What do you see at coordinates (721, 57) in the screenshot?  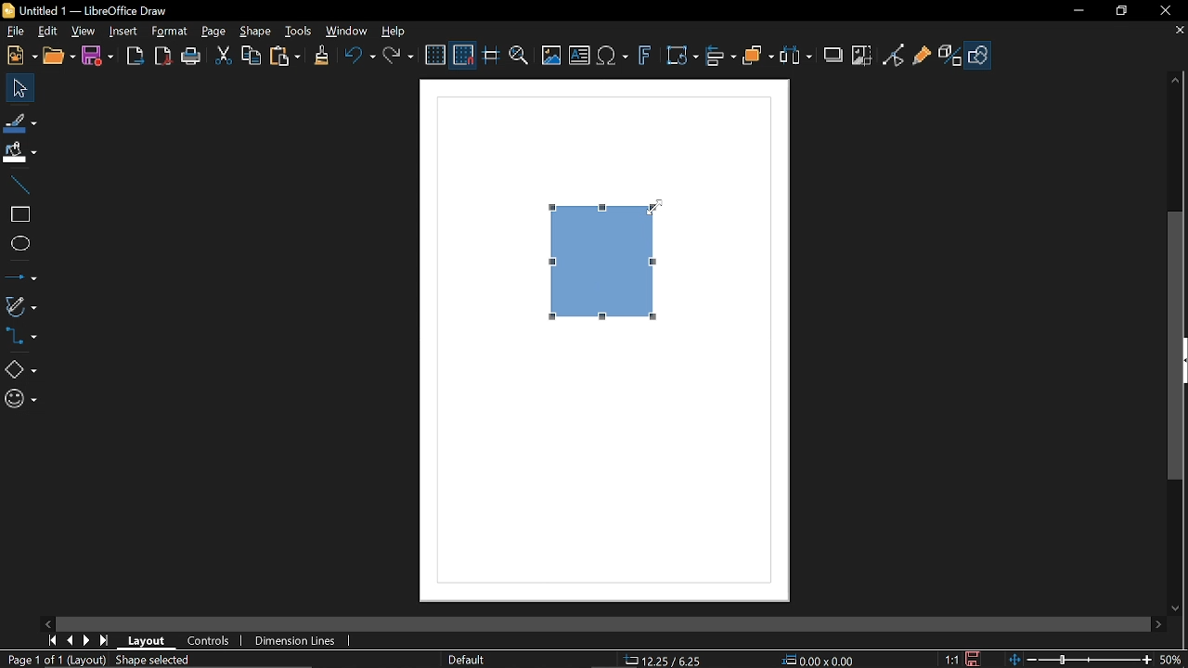 I see `Align objects` at bounding box center [721, 57].